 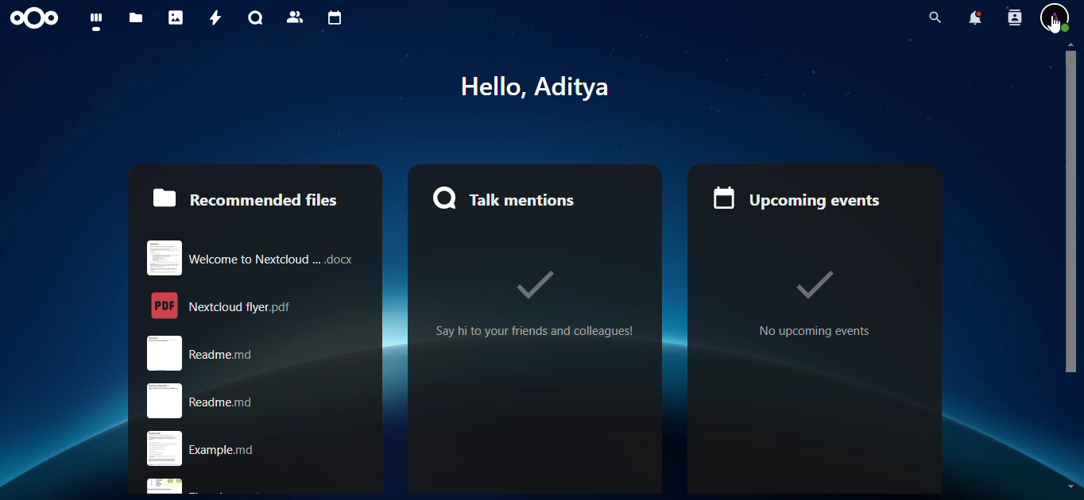 What do you see at coordinates (931, 17) in the screenshot?
I see `search` at bounding box center [931, 17].